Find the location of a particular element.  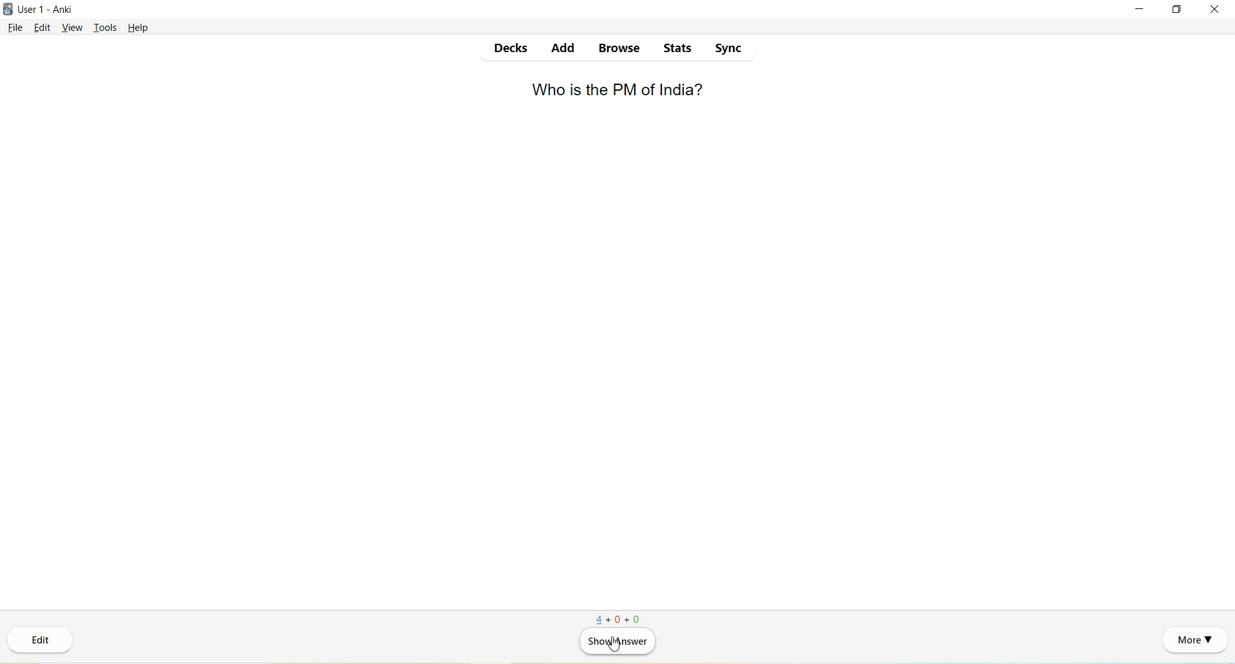

Sync is located at coordinates (728, 50).